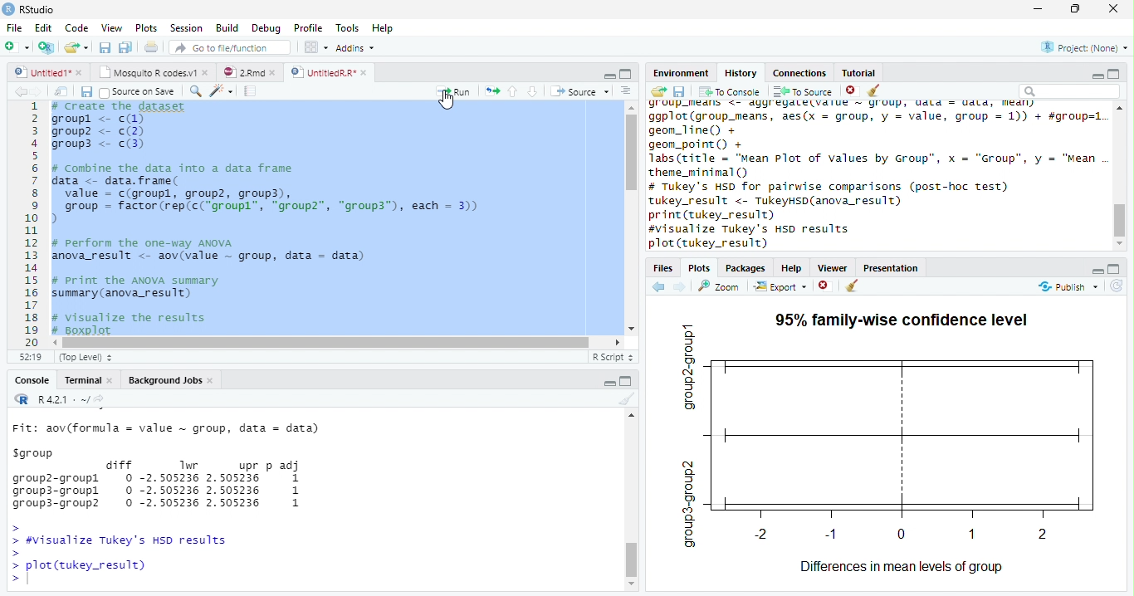 Image resolution: width=1134 pixels, height=596 pixels. Describe the element at coordinates (76, 47) in the screenshot. I see `Open an existing file` at that location.